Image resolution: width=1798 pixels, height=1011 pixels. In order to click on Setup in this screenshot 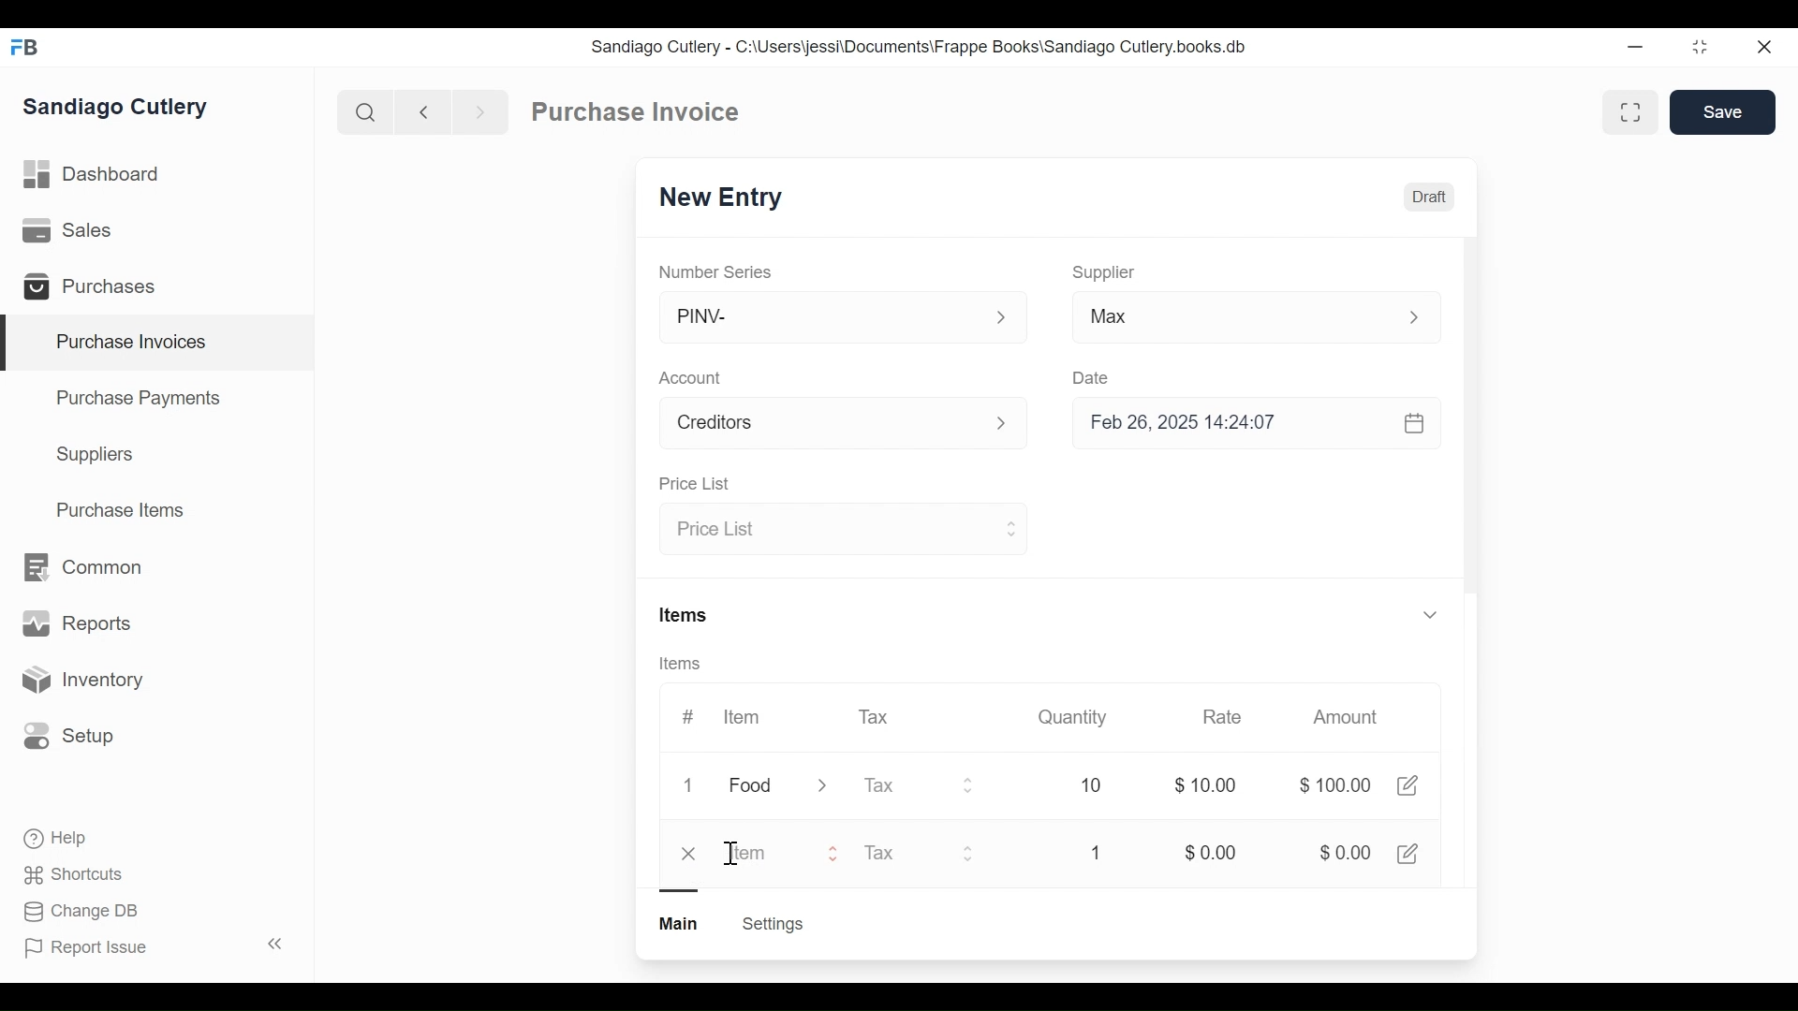, I will do `click(69, 735)`.